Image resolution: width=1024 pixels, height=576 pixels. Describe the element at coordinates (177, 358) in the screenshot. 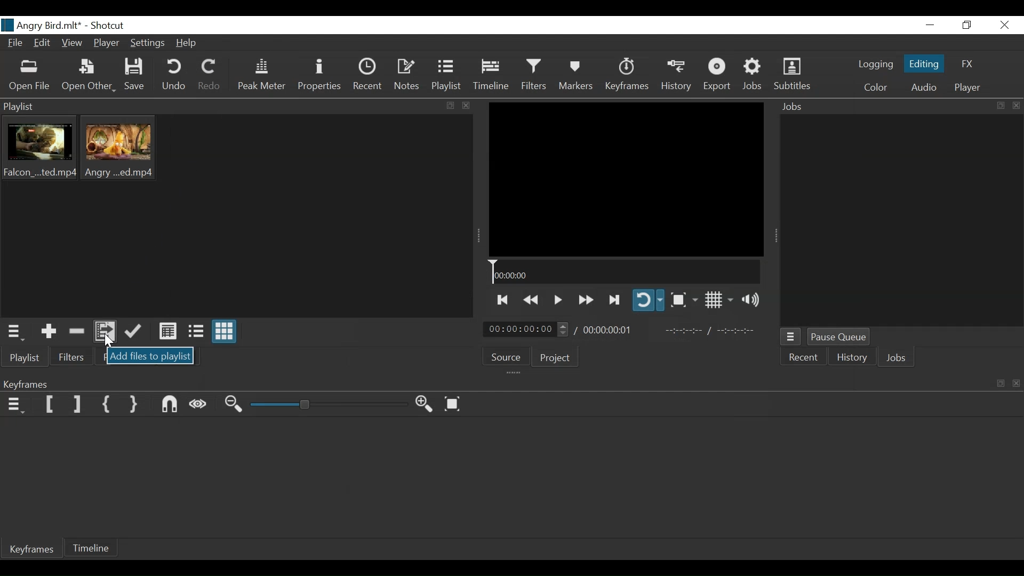

I see `Notes` at that location.